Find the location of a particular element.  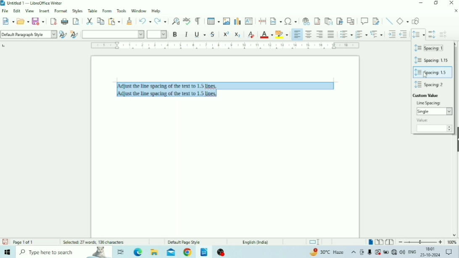

Close Document is located at coordinates (455, 11).